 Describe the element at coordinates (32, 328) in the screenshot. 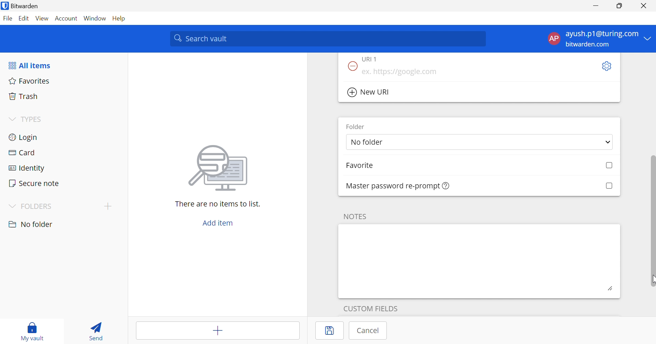

I see `My vault` at that location.